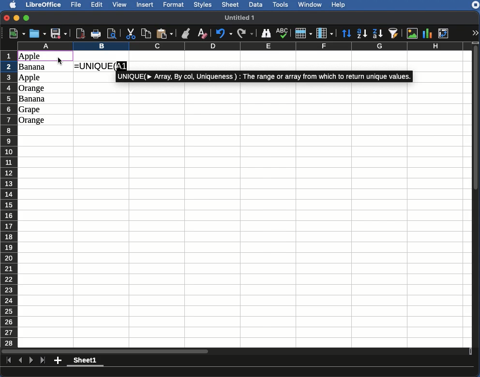 This screenshot has width=480, height=377. What do you see at coordinates (58, 362) in the screenshot?
I see `Add sheet` at bounding box center [58, 362].